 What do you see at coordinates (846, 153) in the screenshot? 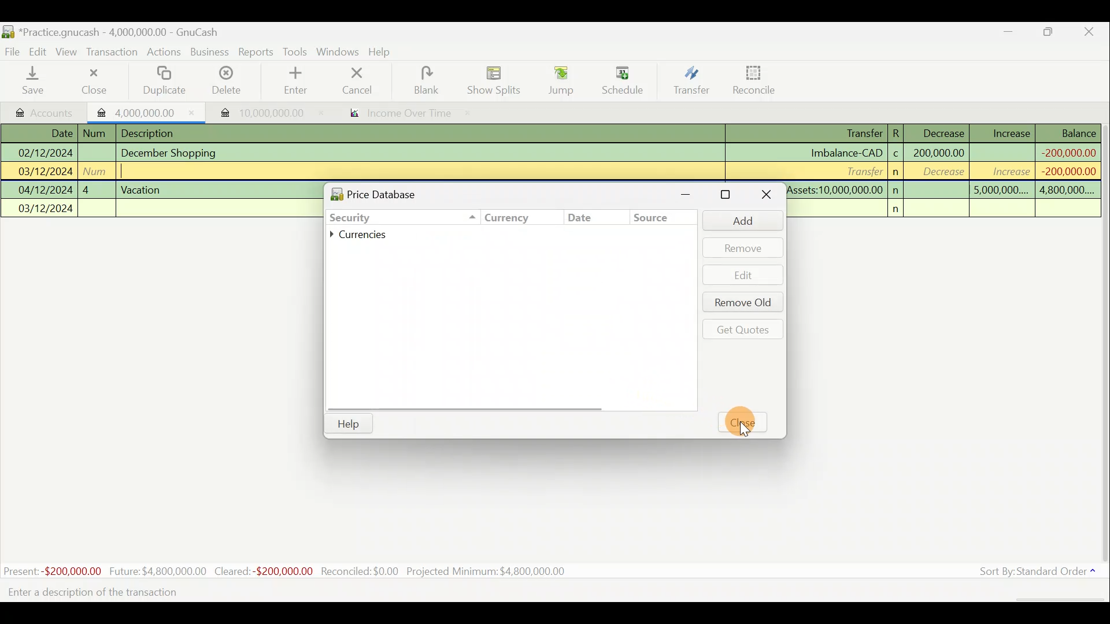
I see `Imbalance-CAD` at bounding box center [846, 153].